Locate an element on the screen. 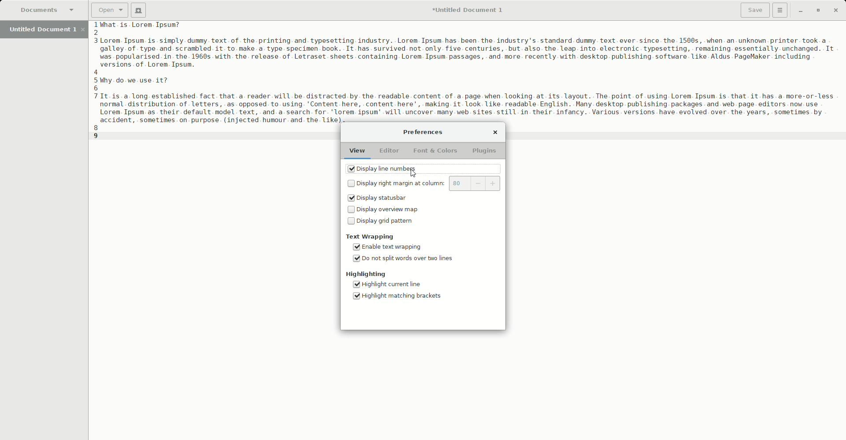  Save is located at coordinates (751, 10).